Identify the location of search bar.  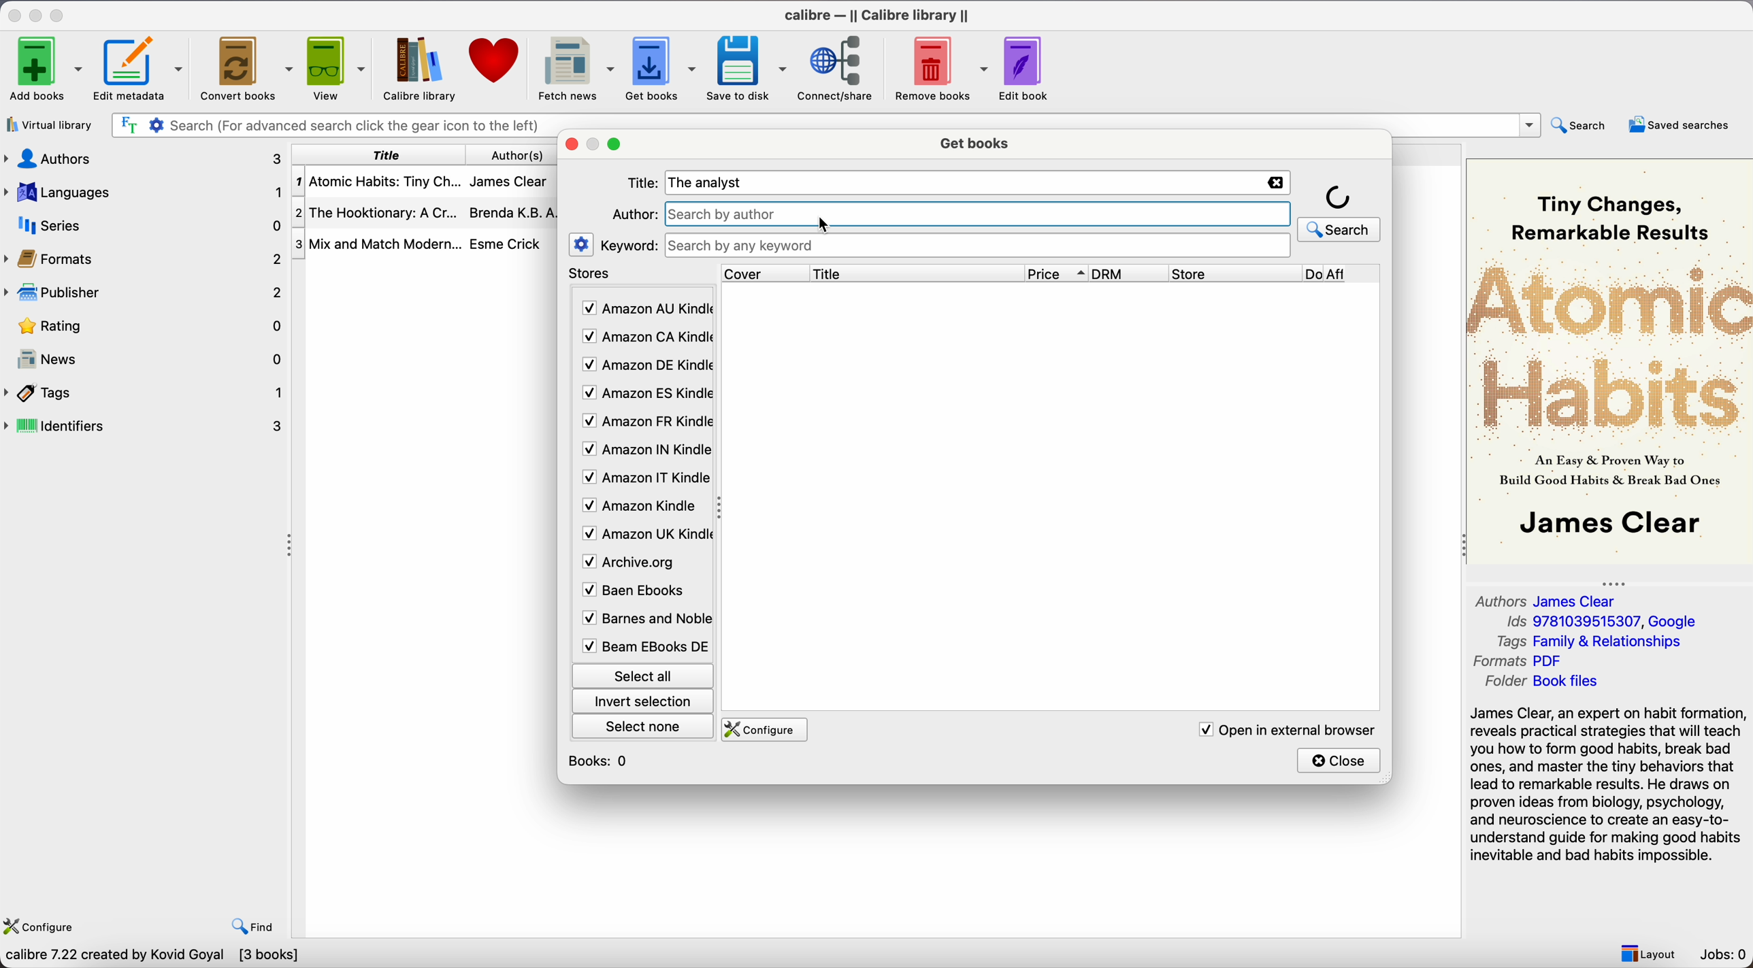
(821, 122).